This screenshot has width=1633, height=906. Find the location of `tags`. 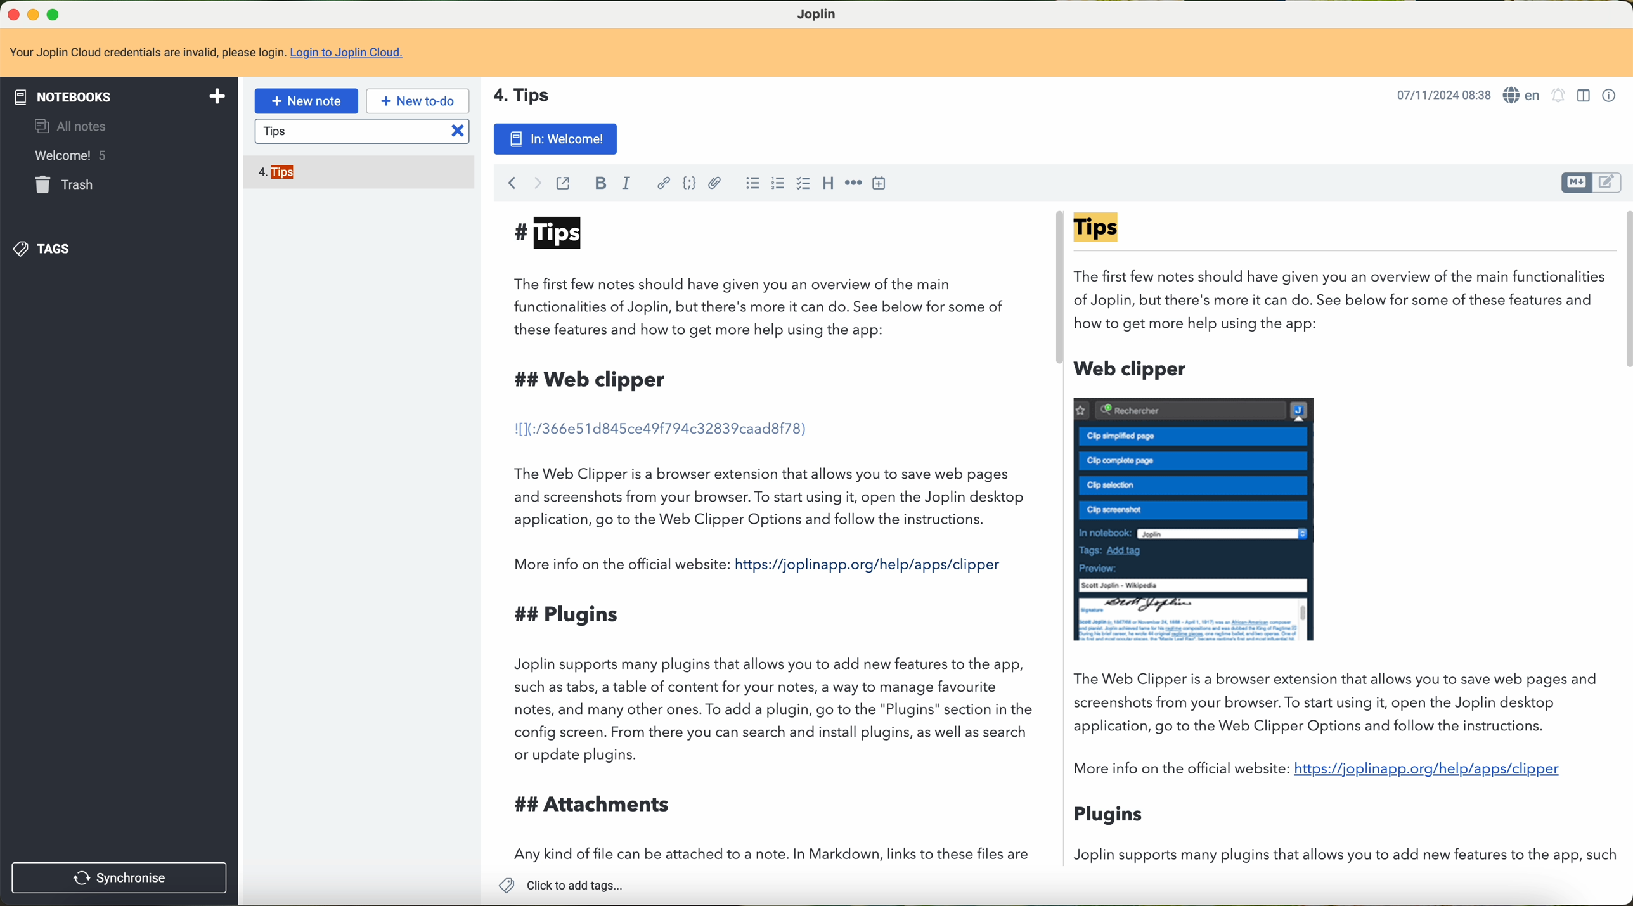

tags is located at coordinates (45, 248).